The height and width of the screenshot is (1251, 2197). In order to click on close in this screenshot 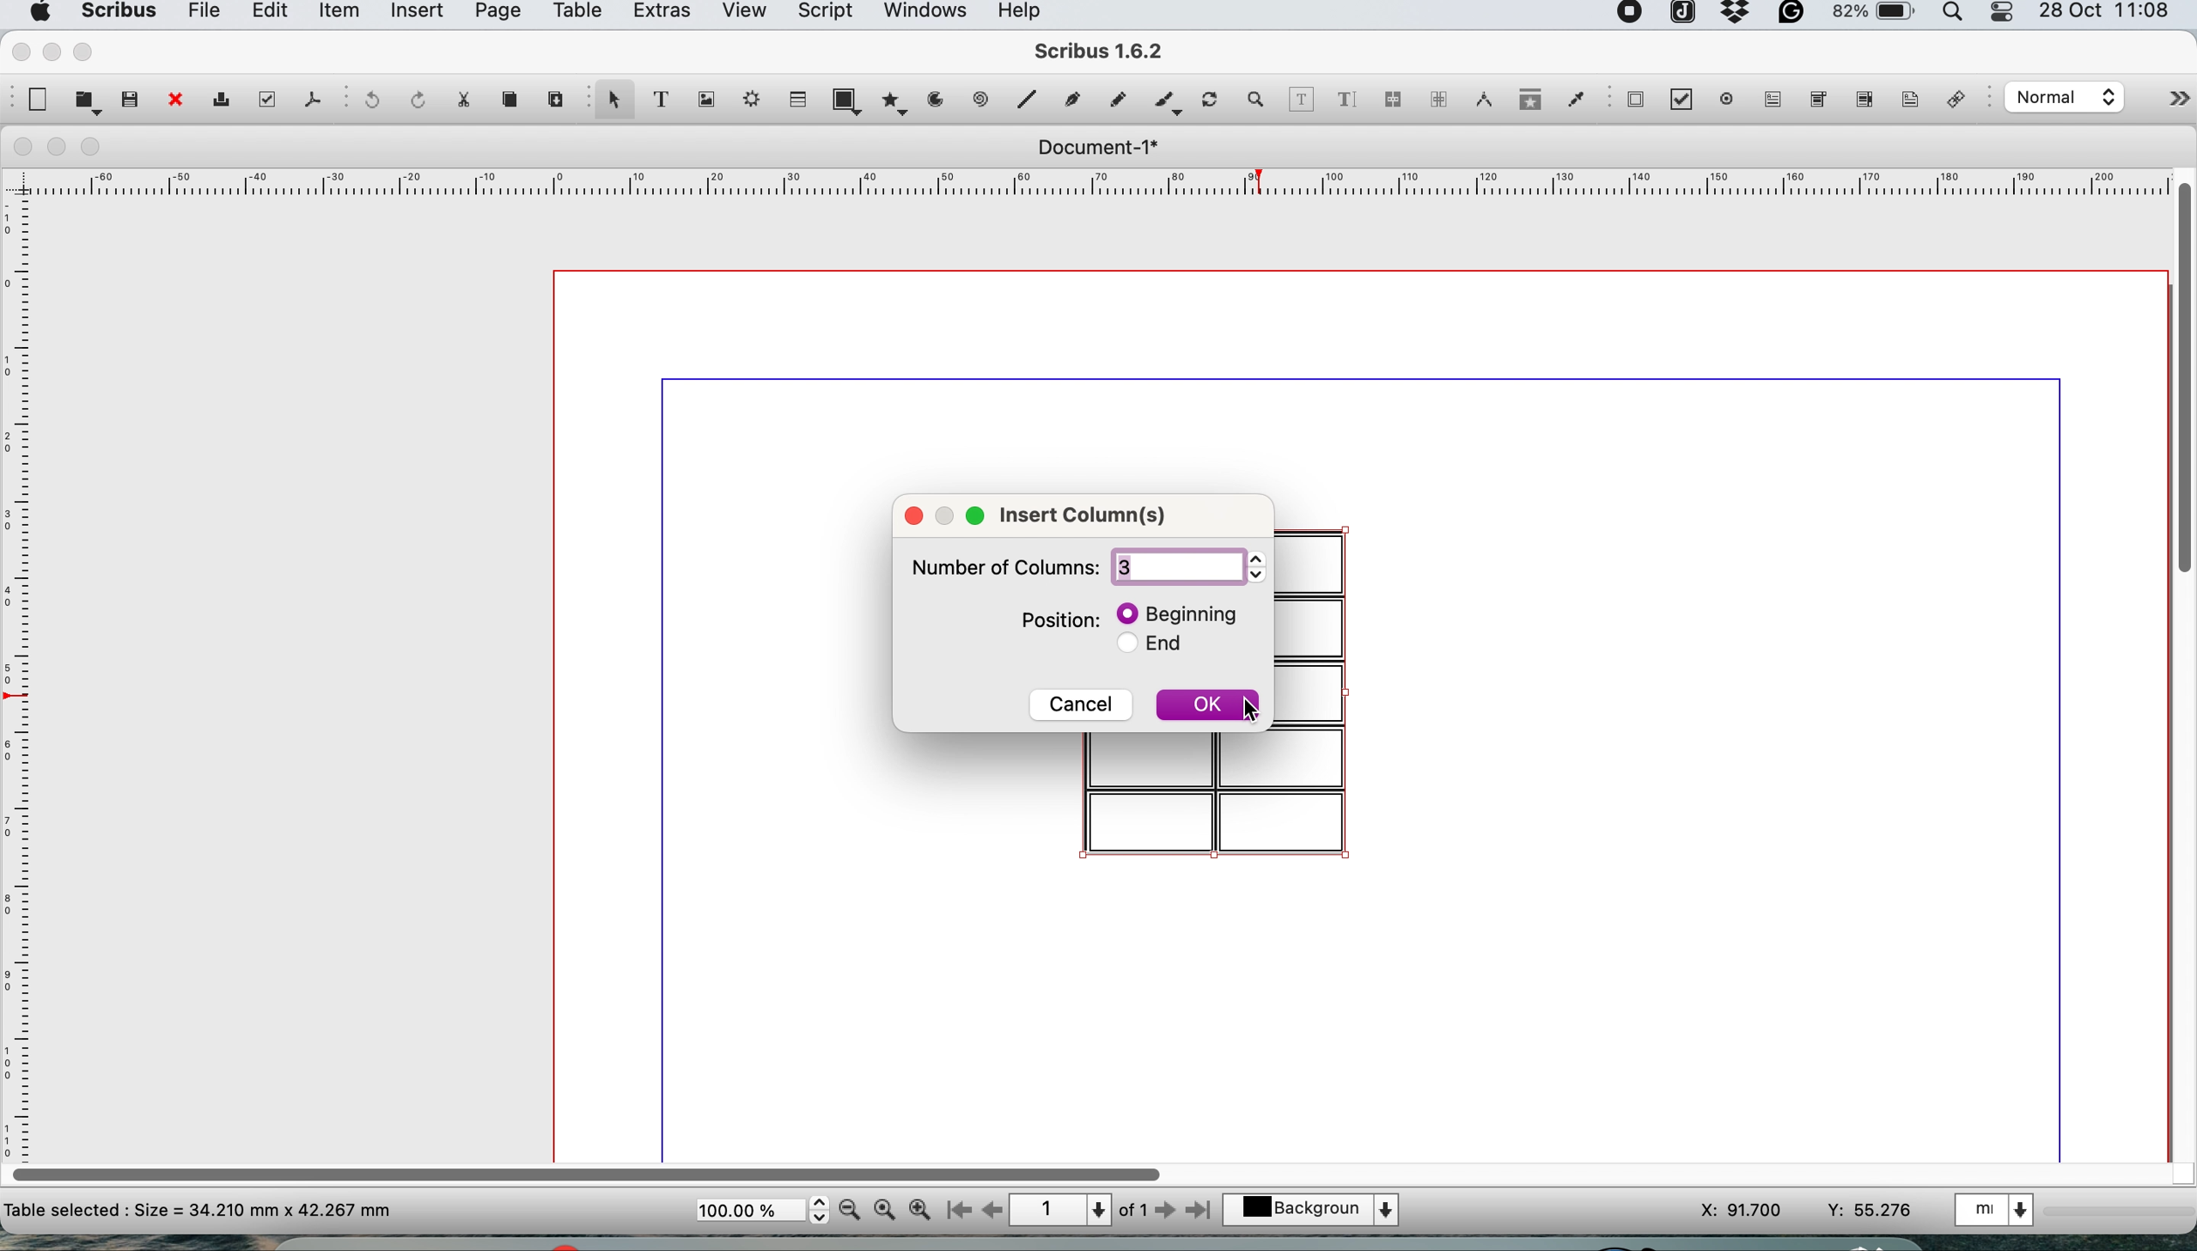, I will do `click(174, 101)`.